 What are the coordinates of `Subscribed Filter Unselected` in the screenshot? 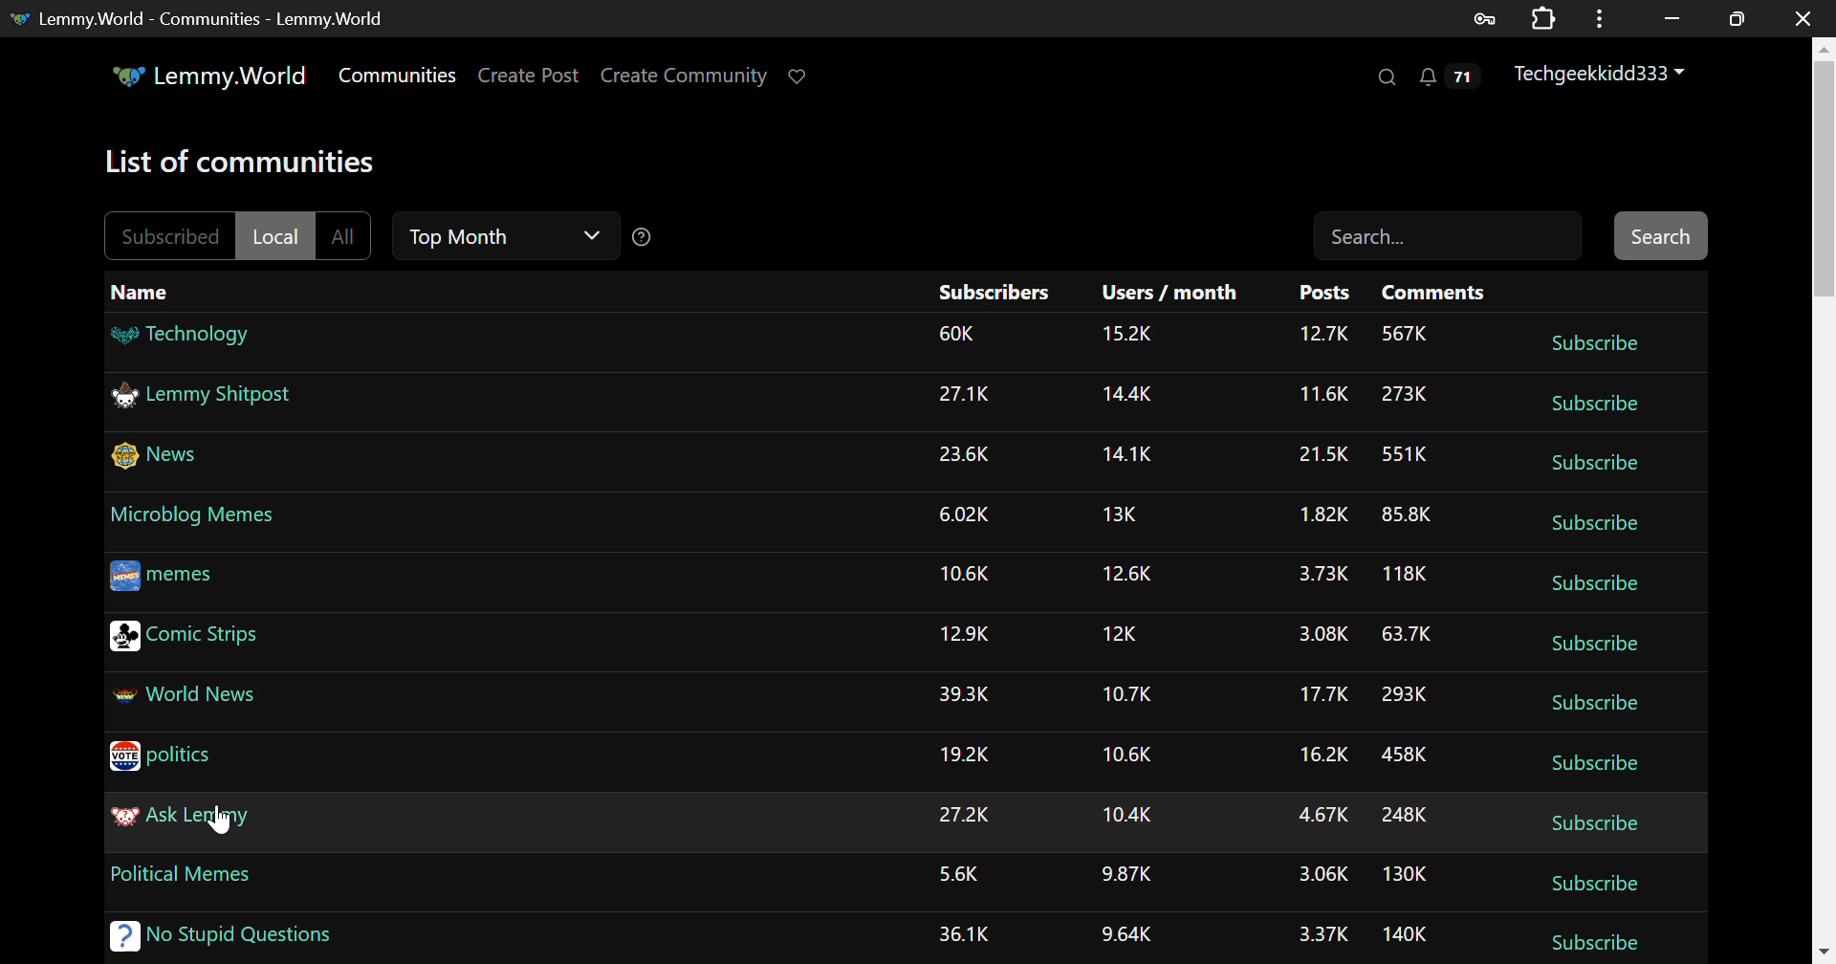 It's located at (165, 236).